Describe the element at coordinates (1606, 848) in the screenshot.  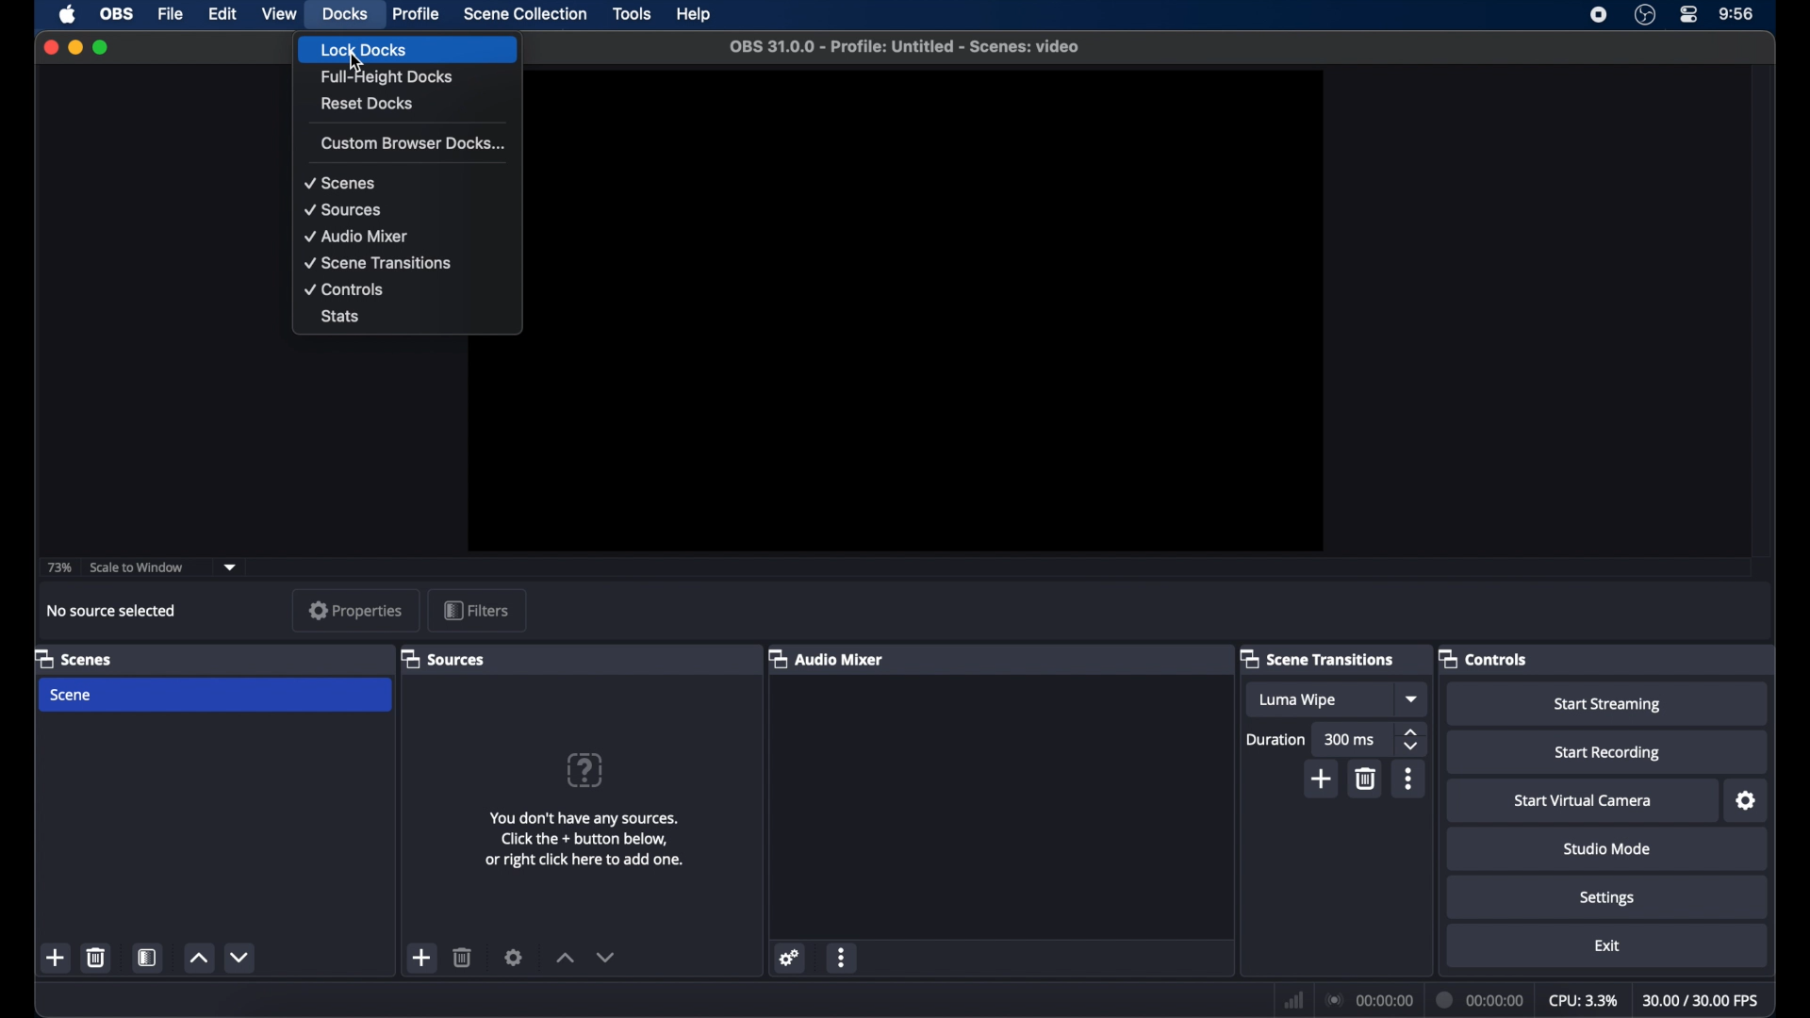
I see `studio mode` at that location.